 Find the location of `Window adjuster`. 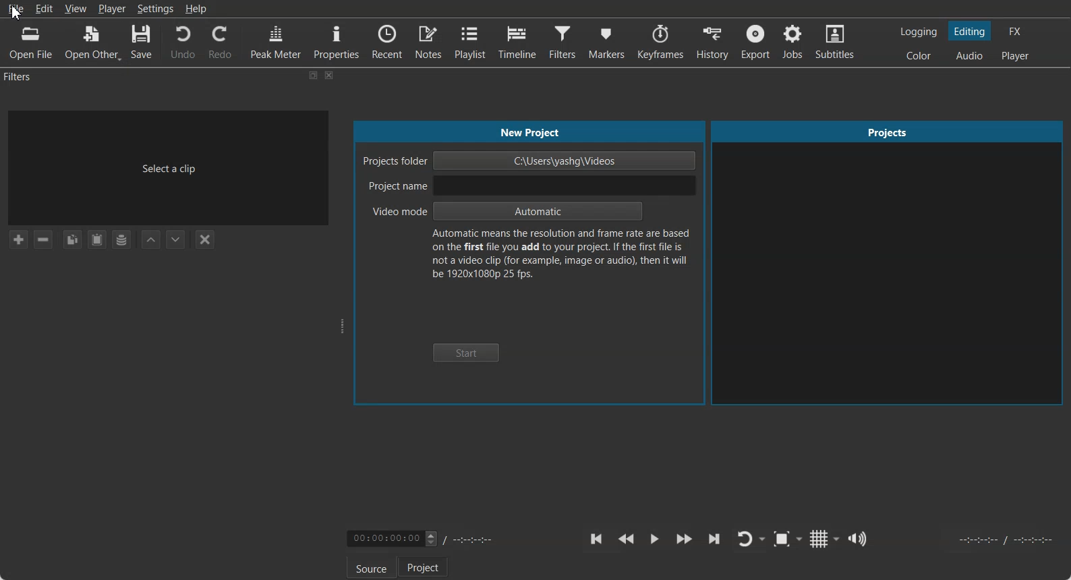

Window adjuster is located at coordinates (343, 326).